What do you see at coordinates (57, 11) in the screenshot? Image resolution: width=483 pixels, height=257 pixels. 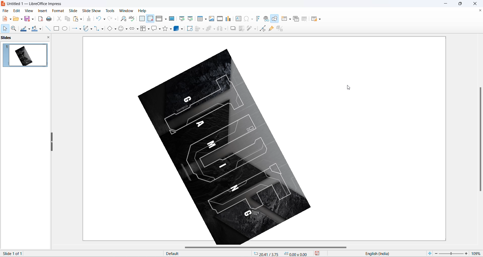 I see `format` at bounding box center [57, 11].